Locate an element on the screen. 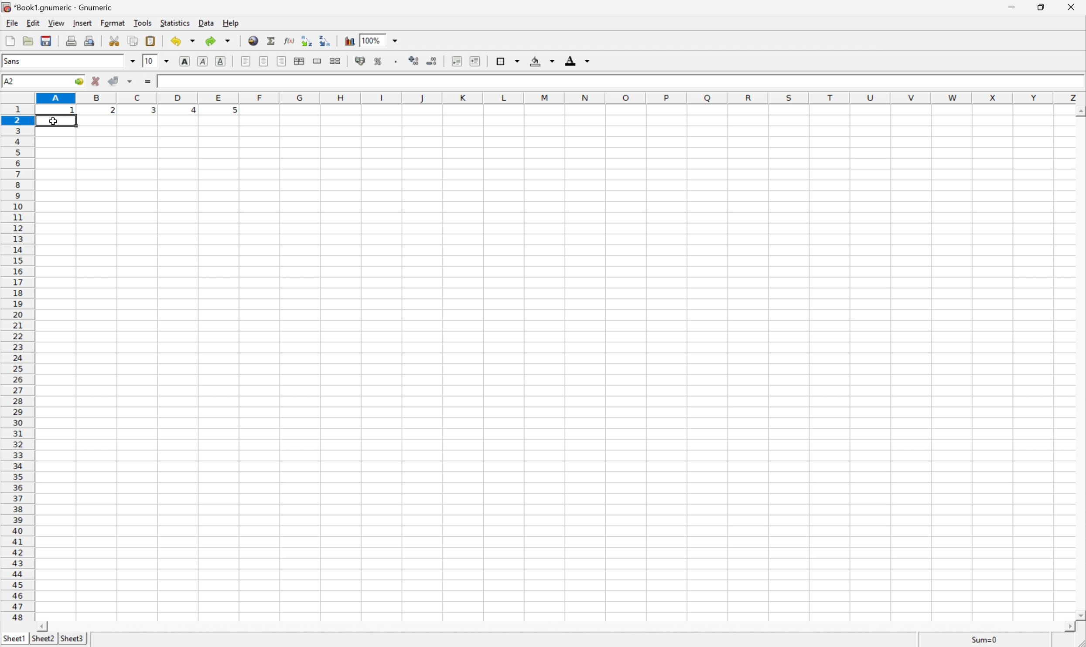  center horizontally is located at coordinates (300, 61).